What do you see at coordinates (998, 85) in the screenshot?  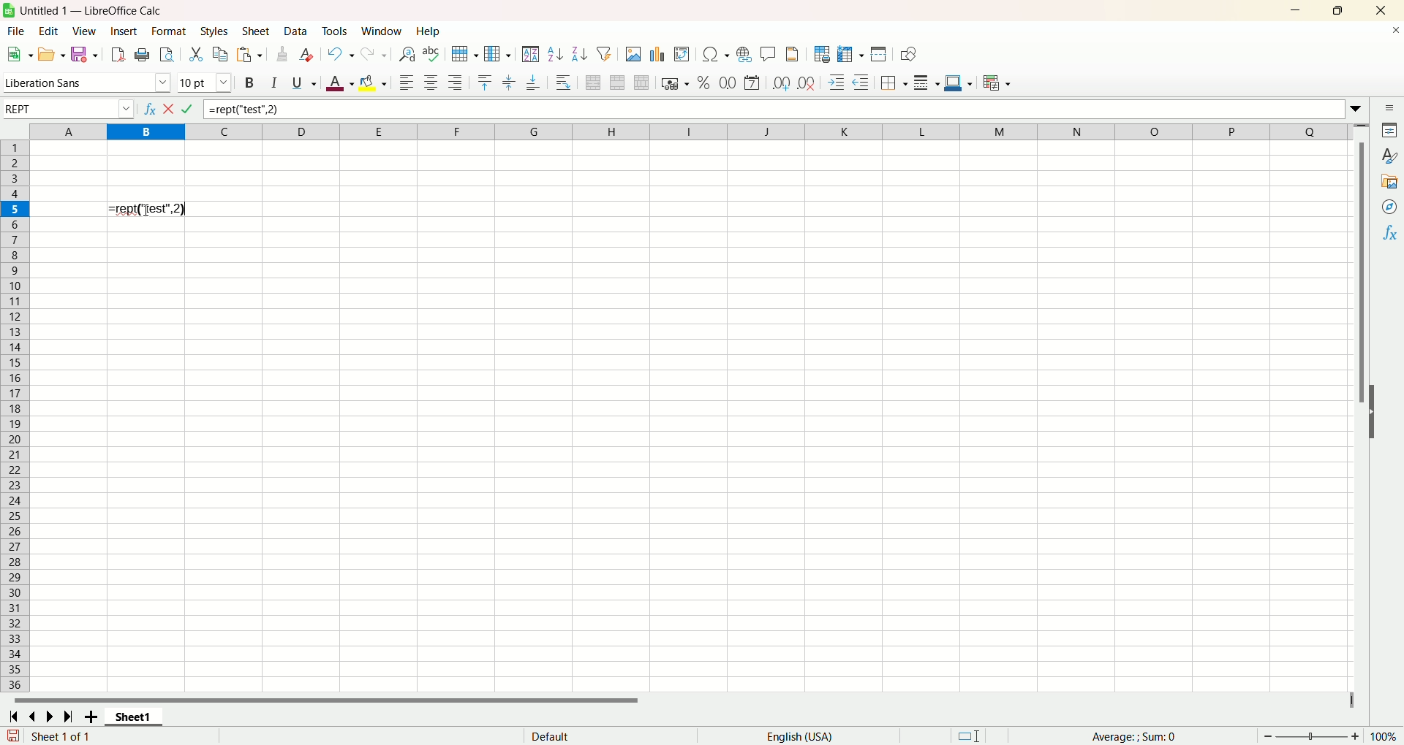 I see `conditional` at bounding box center [998, 85].